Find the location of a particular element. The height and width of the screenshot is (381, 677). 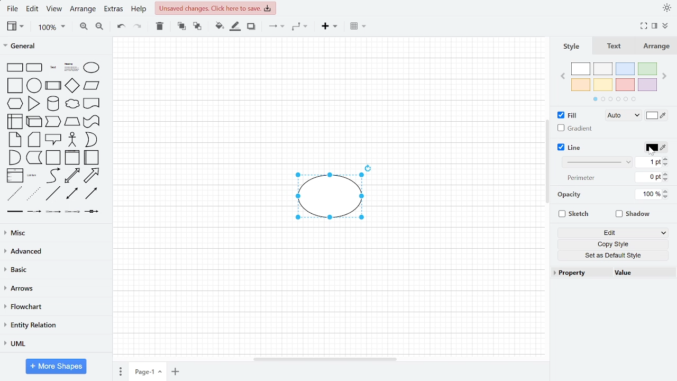

dashed line is located at coordinates (14, 193).